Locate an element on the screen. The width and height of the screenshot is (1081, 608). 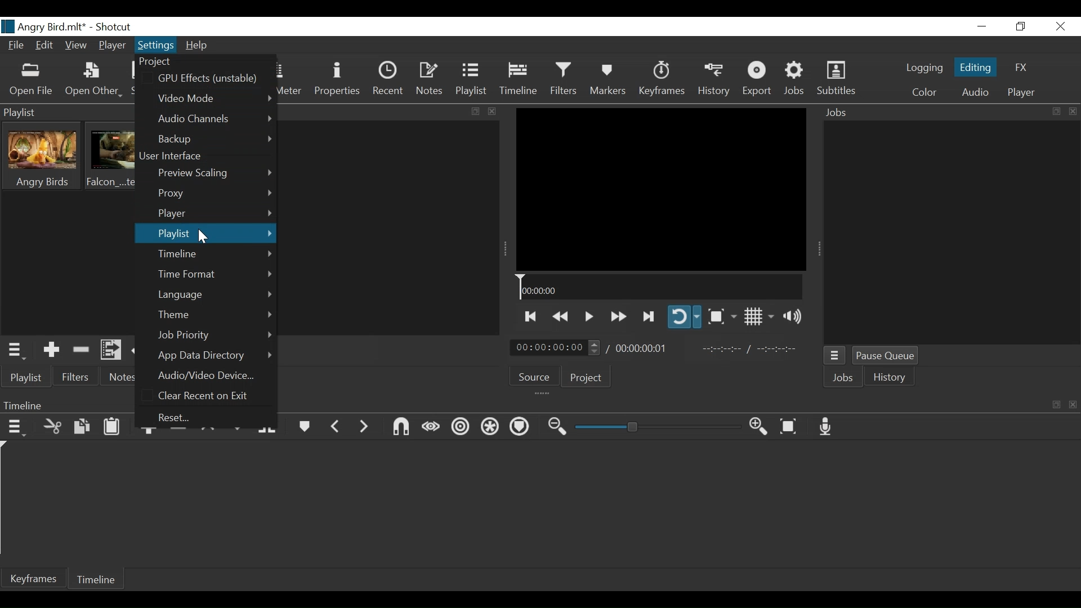
Split at playhead is located at coordinates (268, 428).